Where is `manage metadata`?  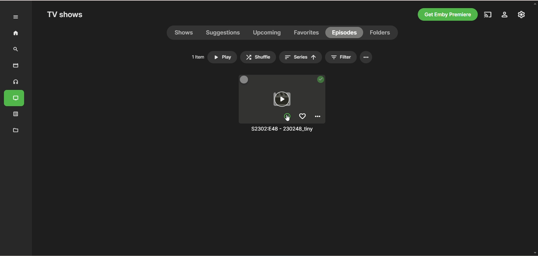
manage metadata is located at coordinates (16, 130).